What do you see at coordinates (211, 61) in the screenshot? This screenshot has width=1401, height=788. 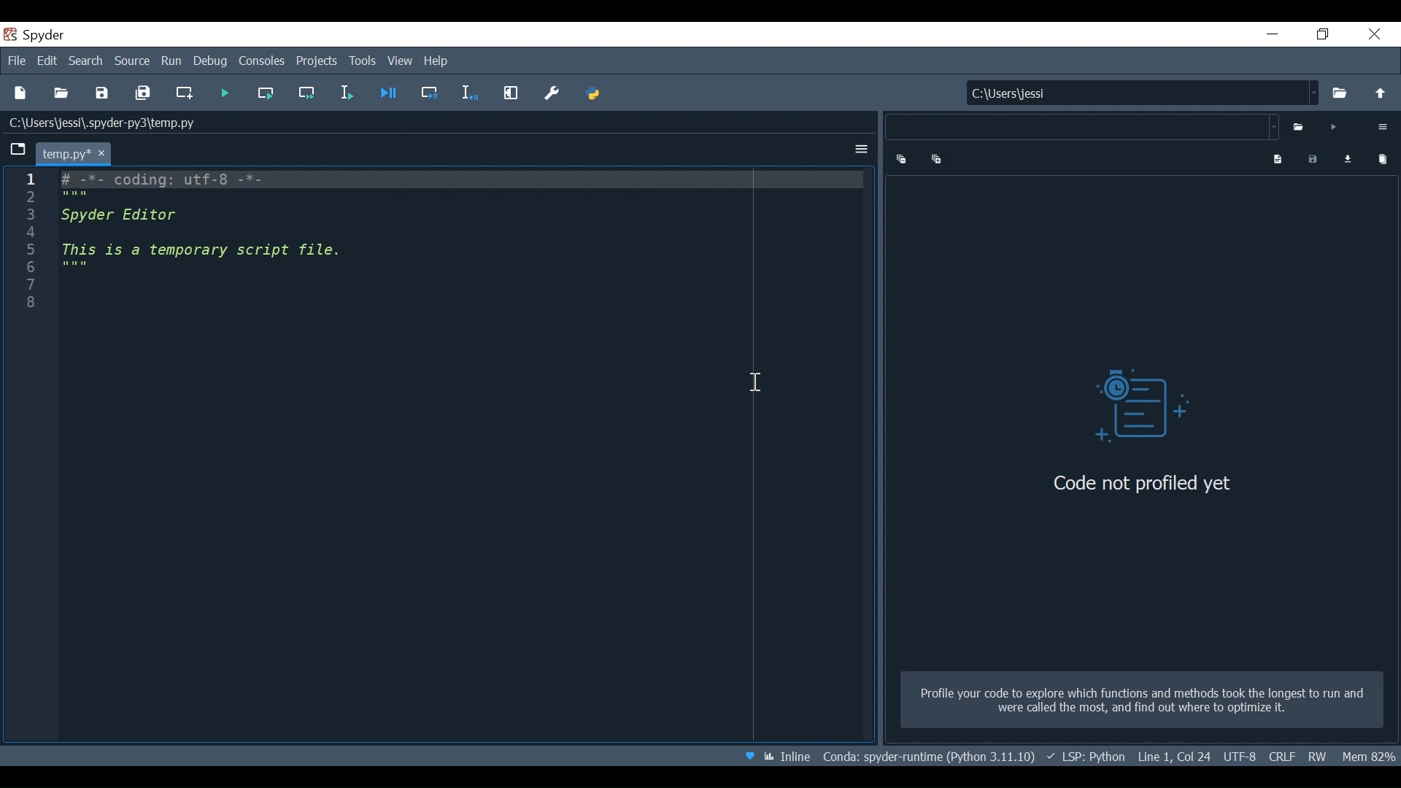 I see `Debug` at bounding box center [211, 61].